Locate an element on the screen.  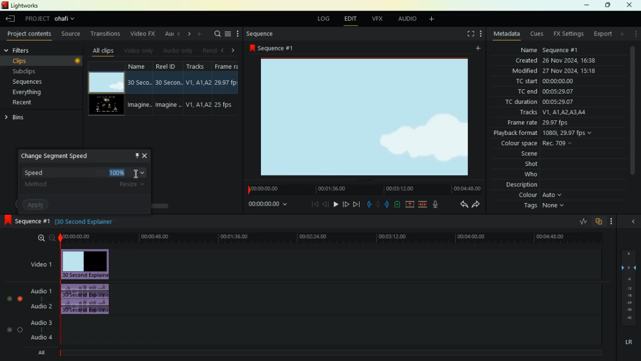
colour space is located at coordinates (536, 144).